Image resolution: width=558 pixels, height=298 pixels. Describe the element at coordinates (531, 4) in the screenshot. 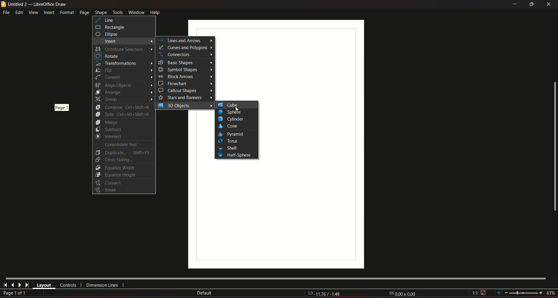

I see `minimize/maximize` at that location.